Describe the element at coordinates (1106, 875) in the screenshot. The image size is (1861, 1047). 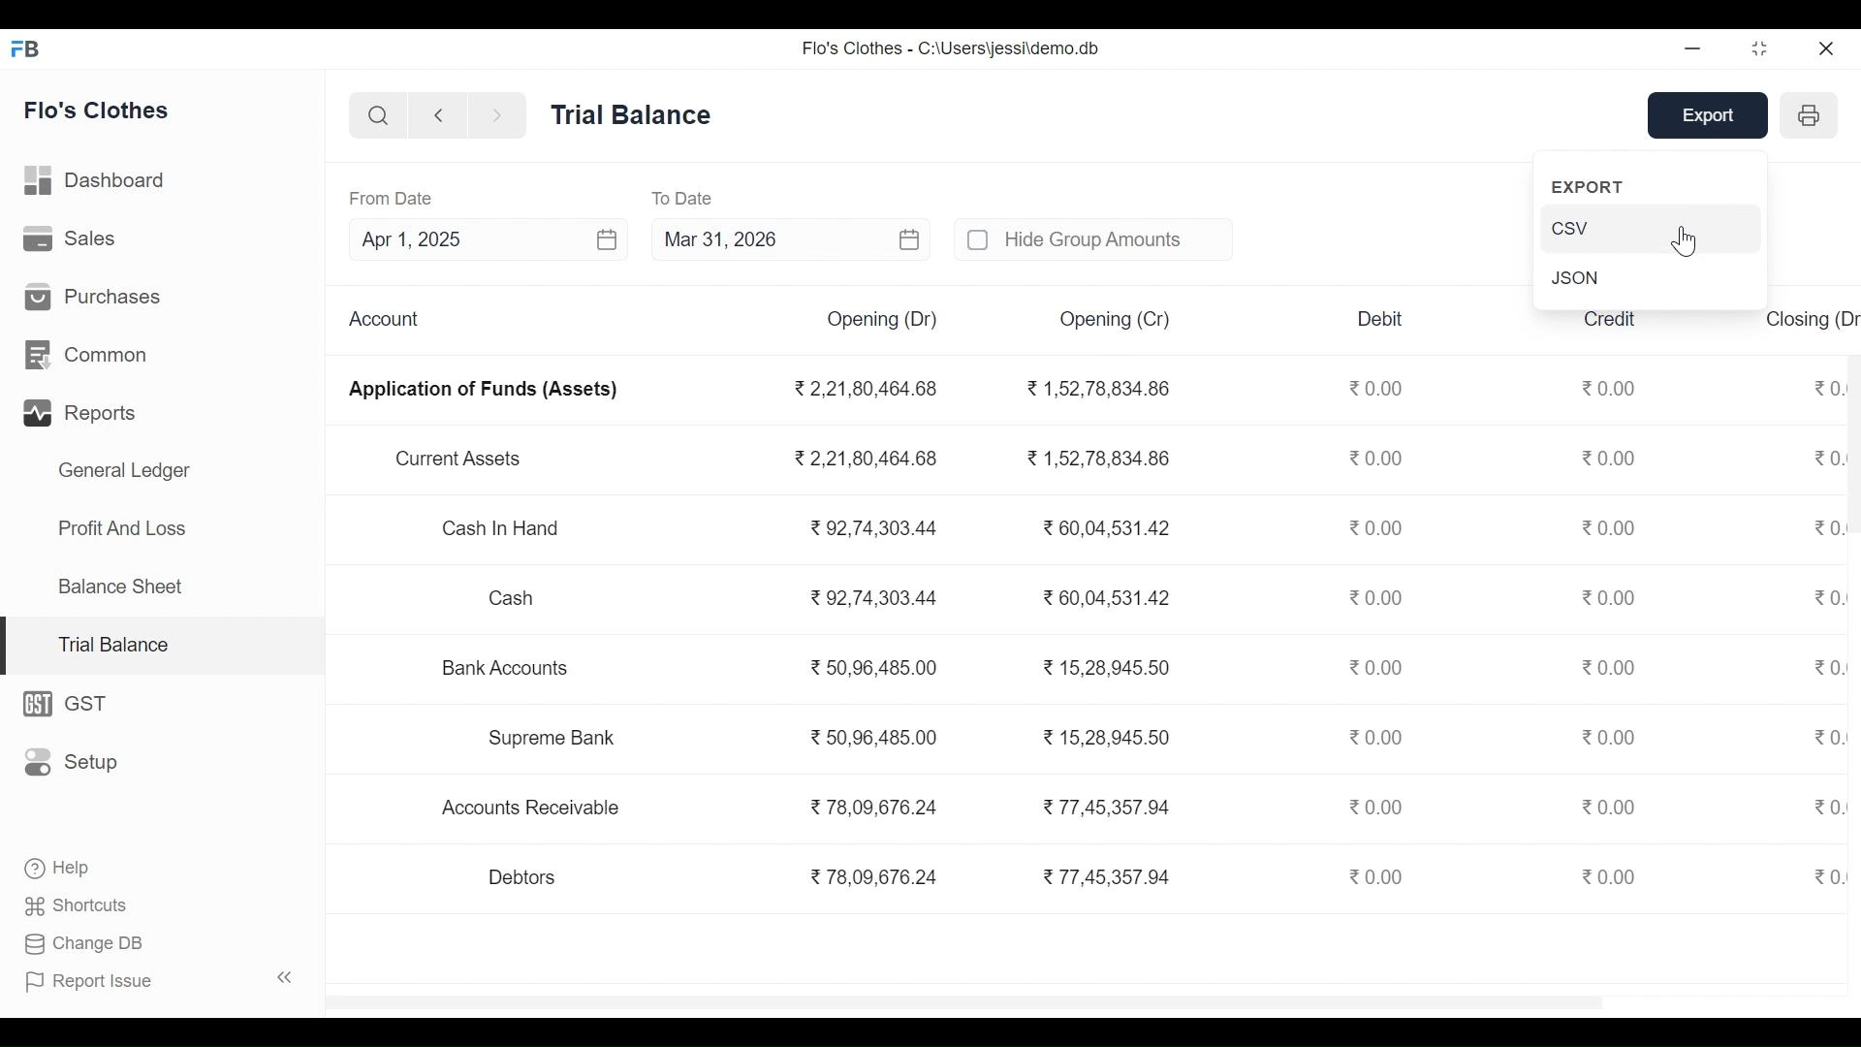
I see `77,45,357.94` at that location.